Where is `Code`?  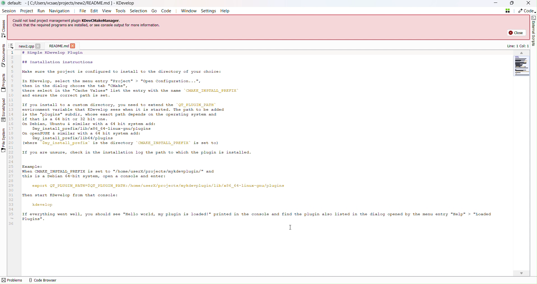 Code is located at coordinates (526, 11).